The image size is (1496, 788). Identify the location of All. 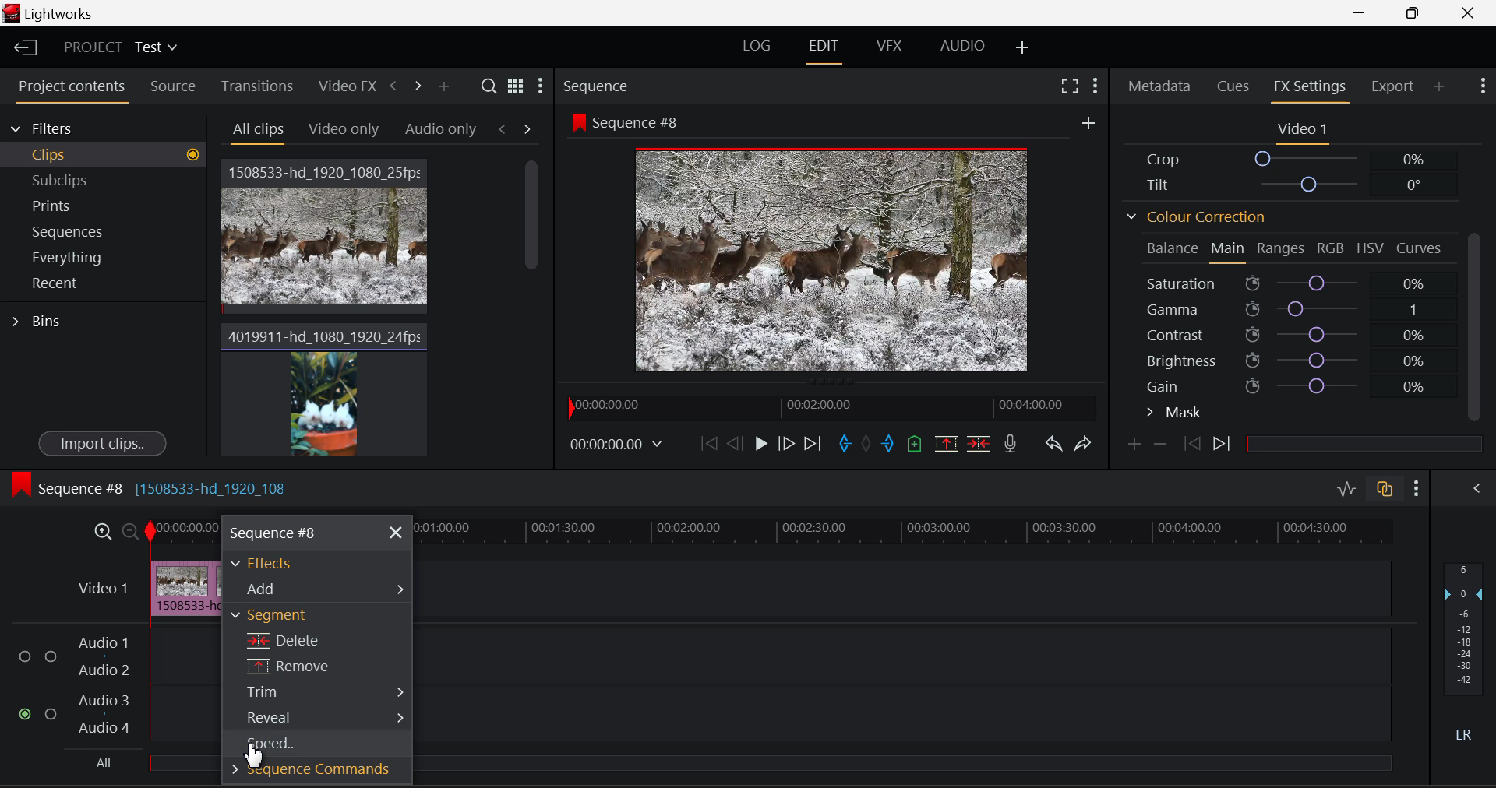
(109, 764).